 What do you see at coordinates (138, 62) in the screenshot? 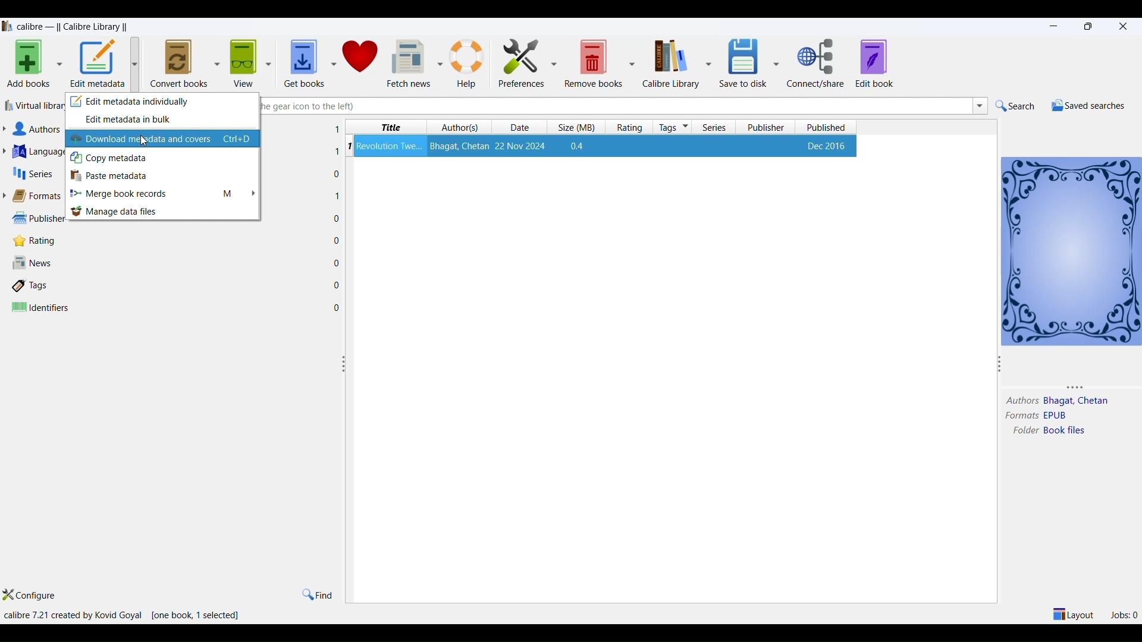
I see `metadata options dropdown button` at bounding box center [138, 62].